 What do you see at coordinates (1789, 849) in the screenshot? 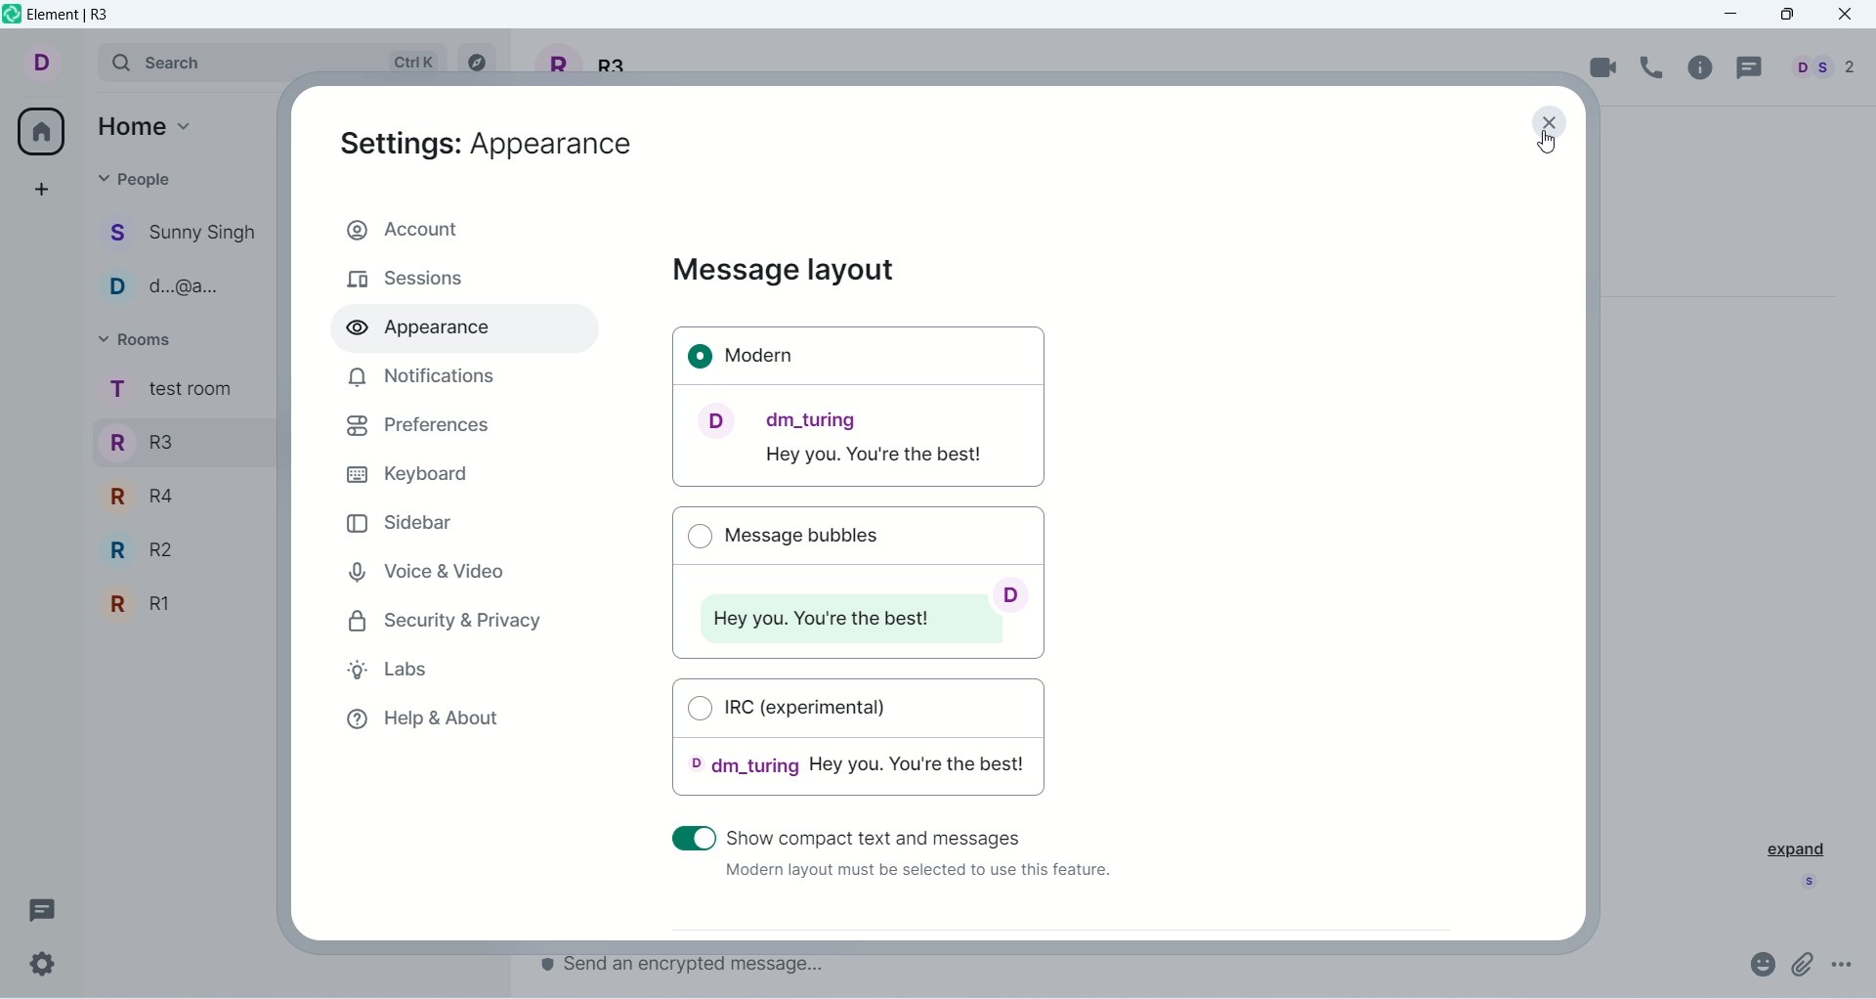
I see `expand` at bounding box center [1789, 849].